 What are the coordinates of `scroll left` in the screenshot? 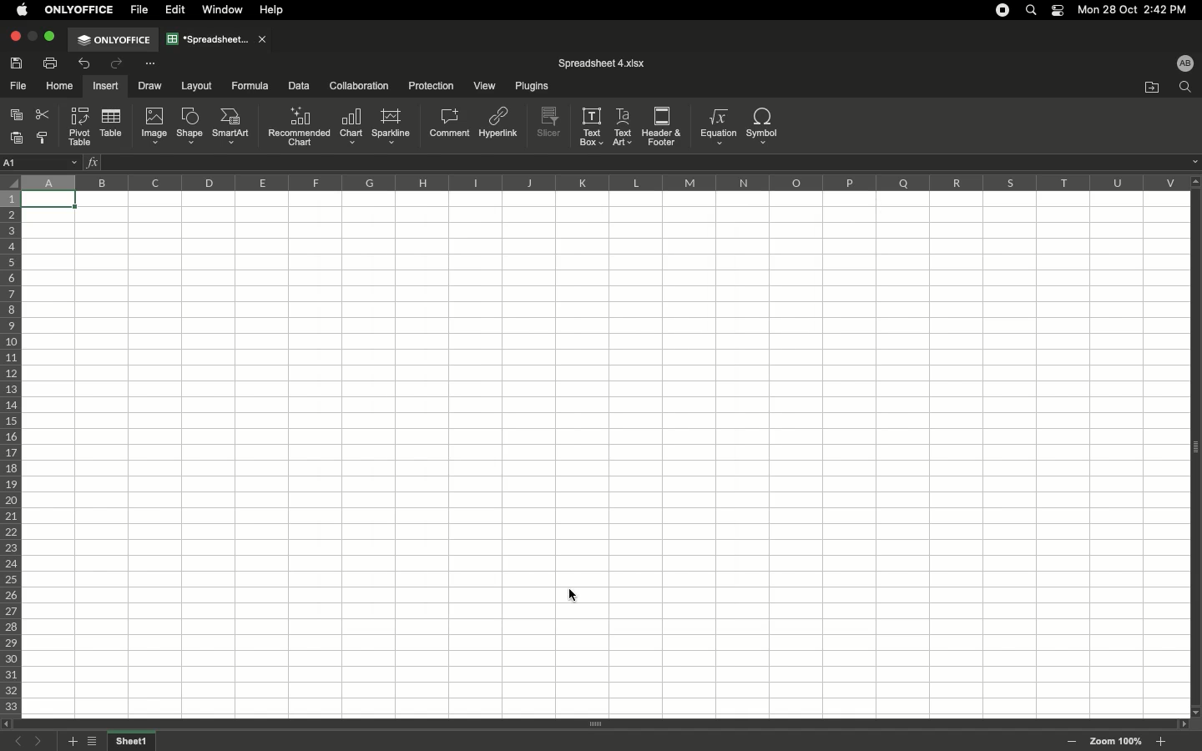 It's located at (8, 724).